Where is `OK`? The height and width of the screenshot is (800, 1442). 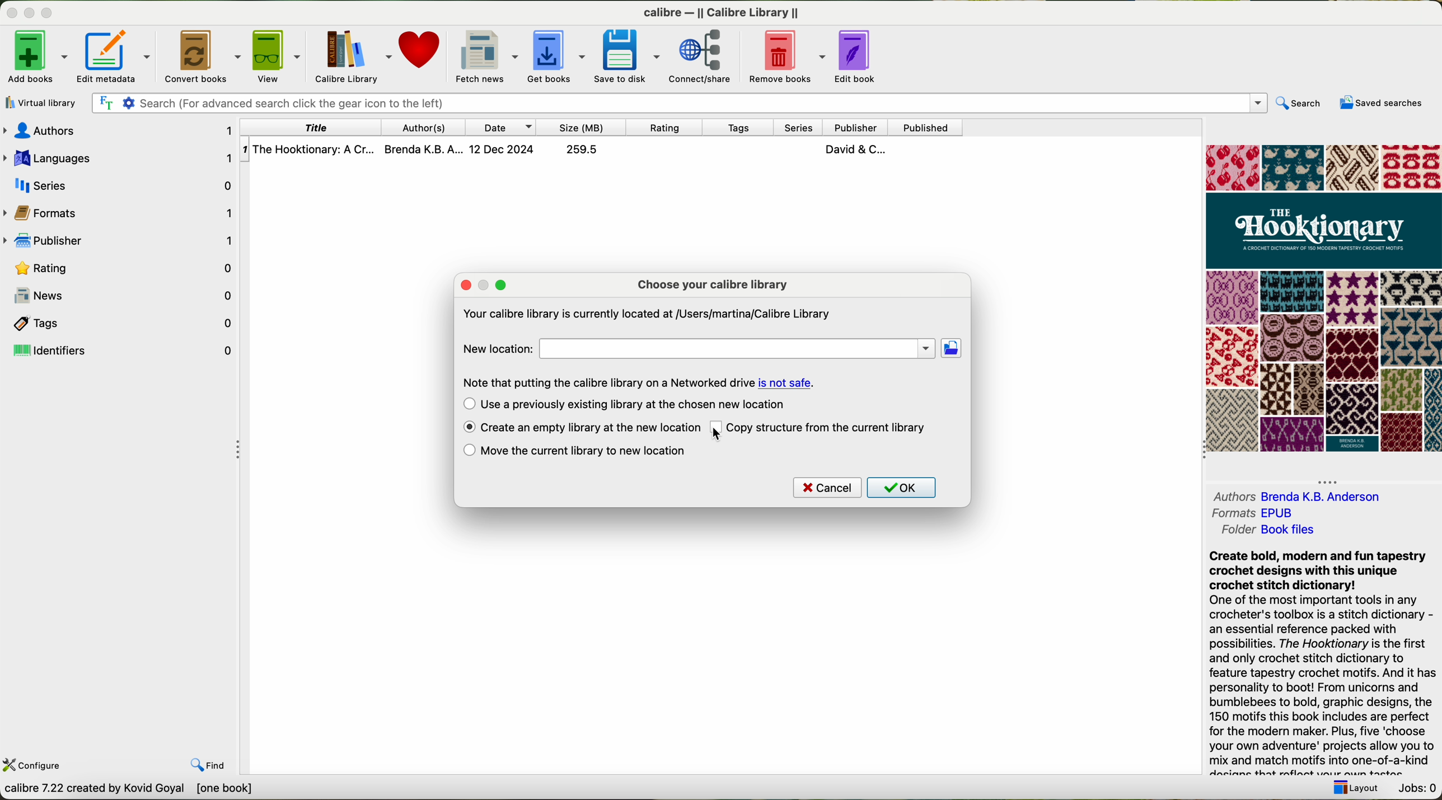 OK is located at coordinates (903, 488).